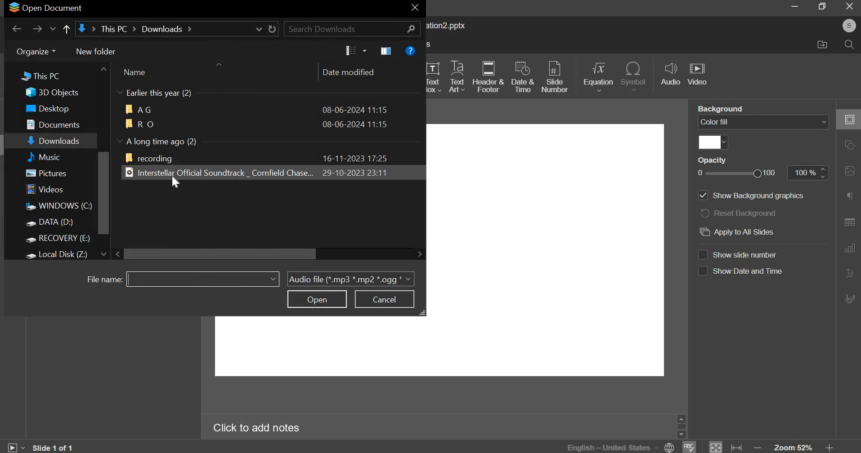 The width and height of the screenshot is (861, 453). What do you see at coordinates (178, 29) in the screenshot?
I see `file location` at bounding box center [178, 29].